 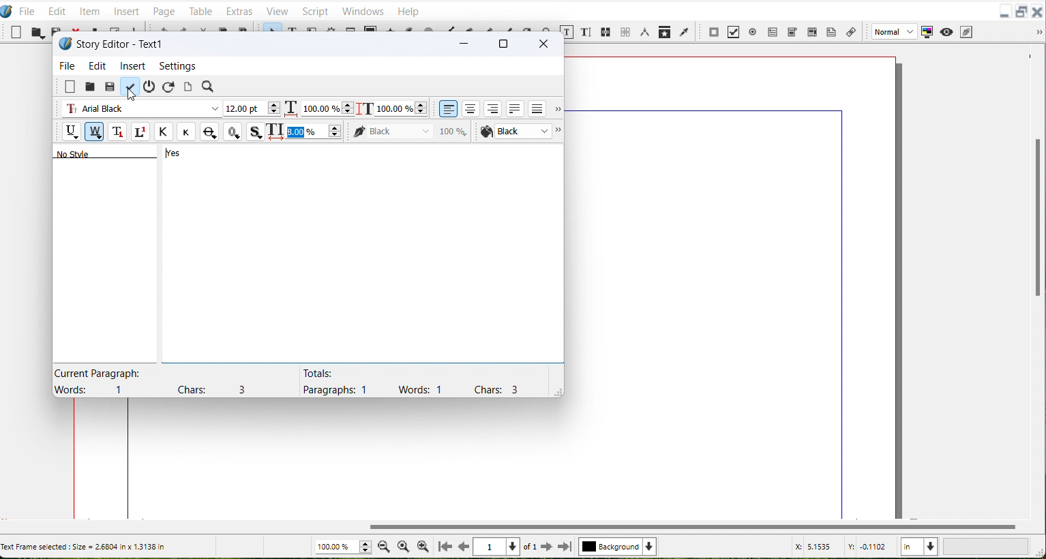 What do you see at coordinates (310, 382) in the screenshot?
I see `Text` at bounding box center [310, 382].